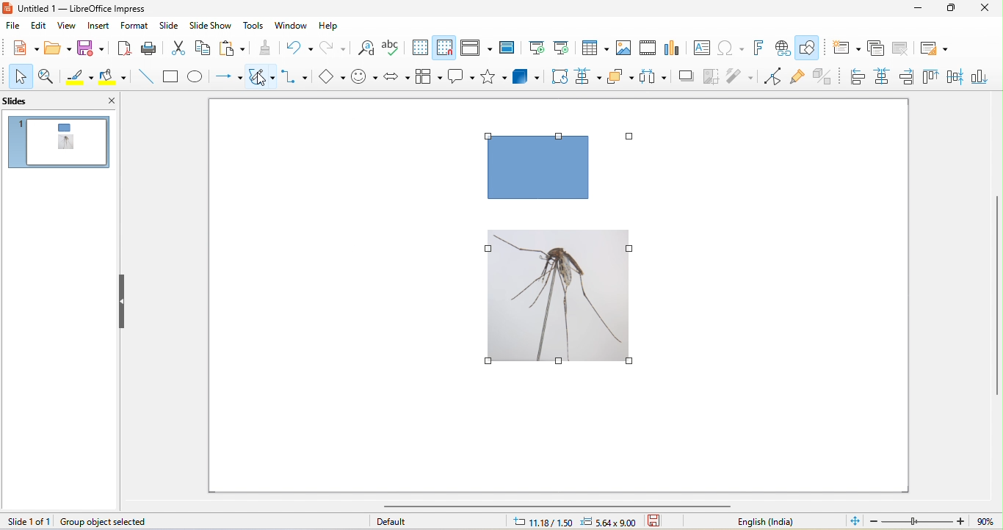  Describe the element at coordinates (980, 80) in the screenshot. I see `bottom` at that location.